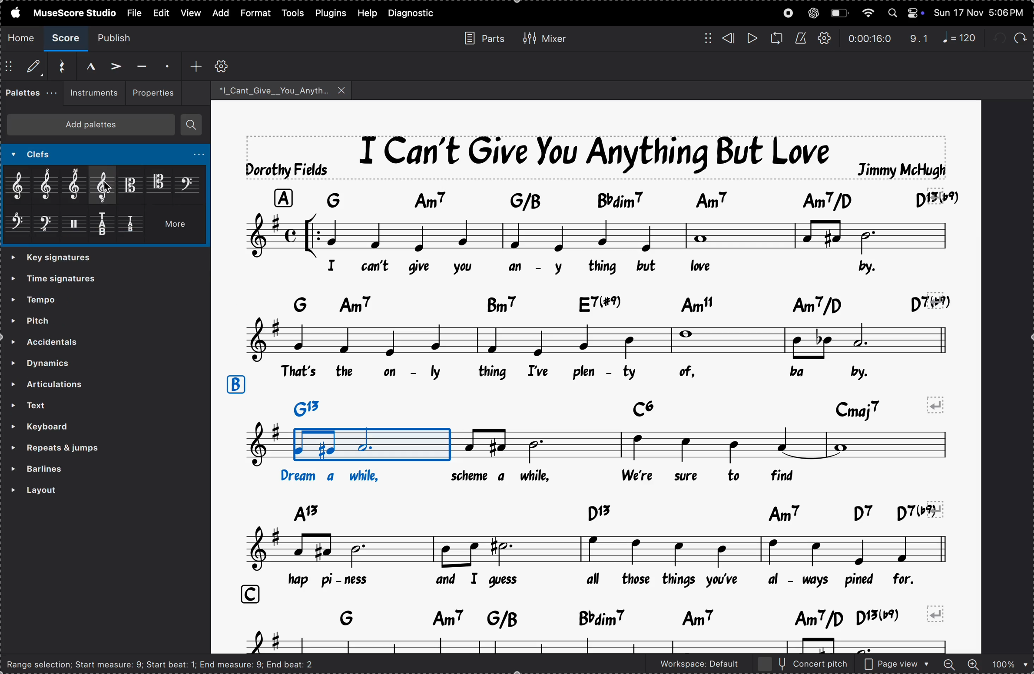 The height and width of the screenshot is (674, 1034). I want to click on song file, so click(282, 90).